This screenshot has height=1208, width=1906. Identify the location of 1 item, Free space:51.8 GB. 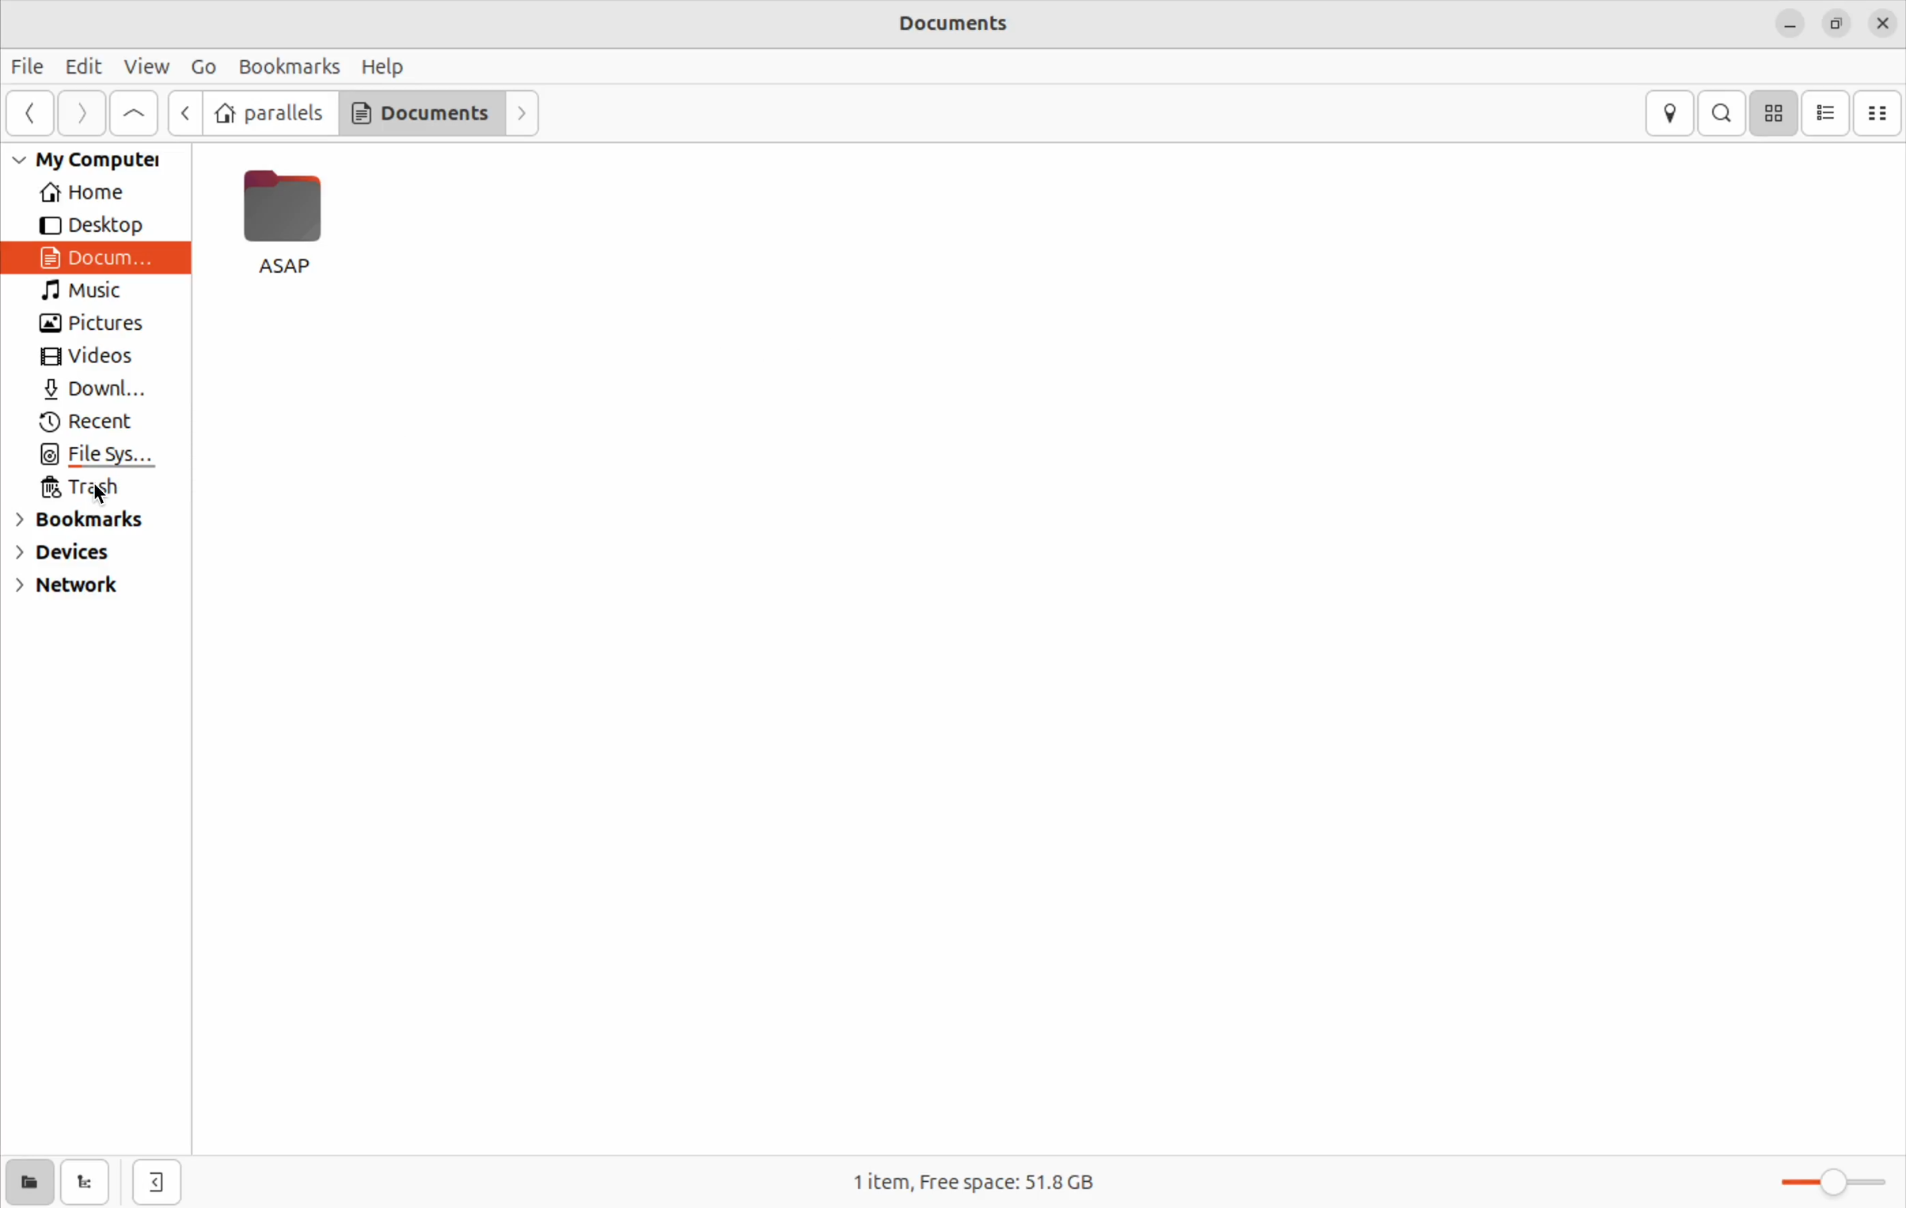
(1000, 1181).